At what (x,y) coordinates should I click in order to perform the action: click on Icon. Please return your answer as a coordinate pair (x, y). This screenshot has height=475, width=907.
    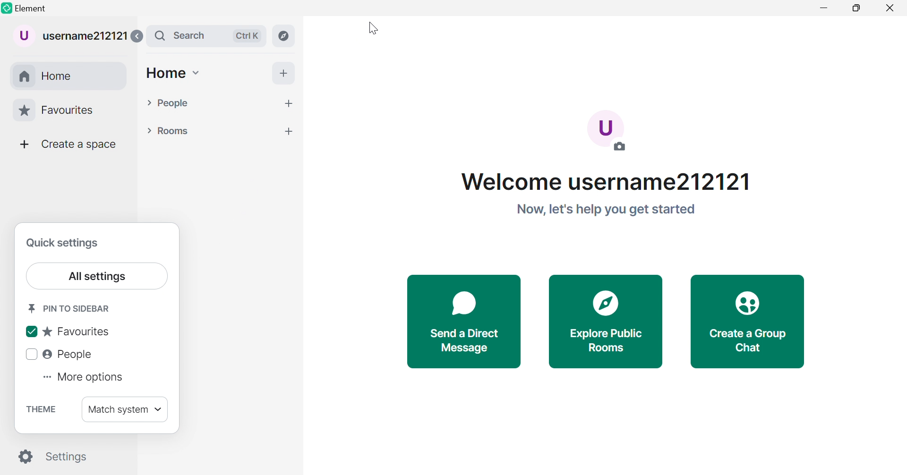
    Looking at the image, I should click on (463, 305).